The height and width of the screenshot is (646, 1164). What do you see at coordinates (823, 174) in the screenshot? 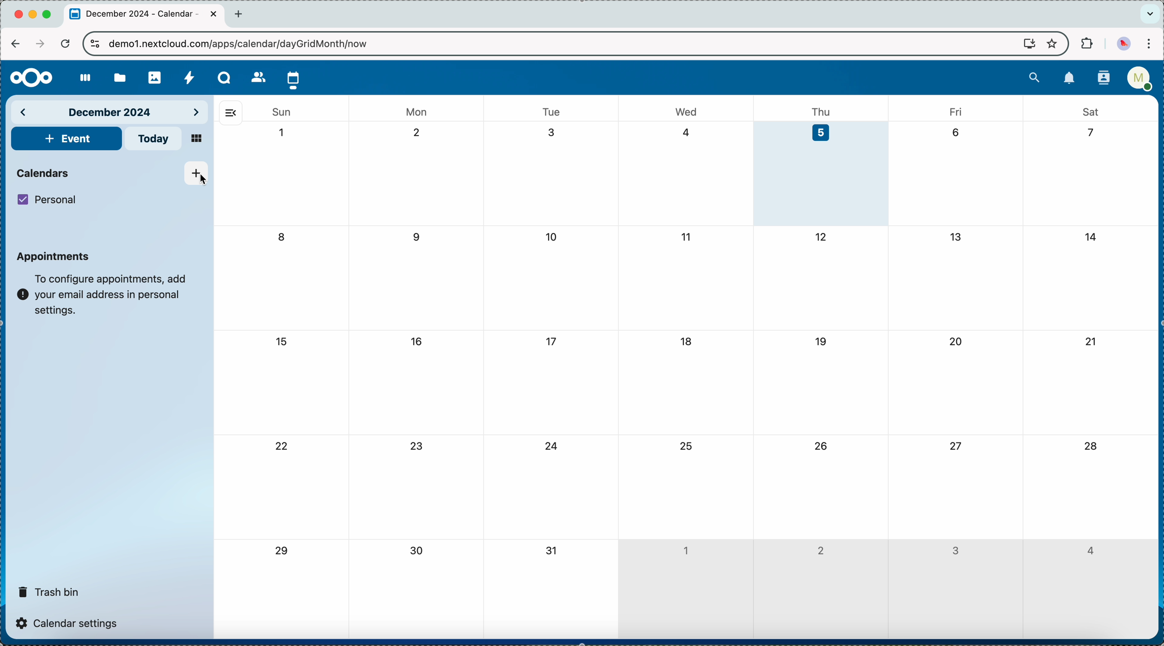
I see `day 5 selected` at bounding box center [823, 174].